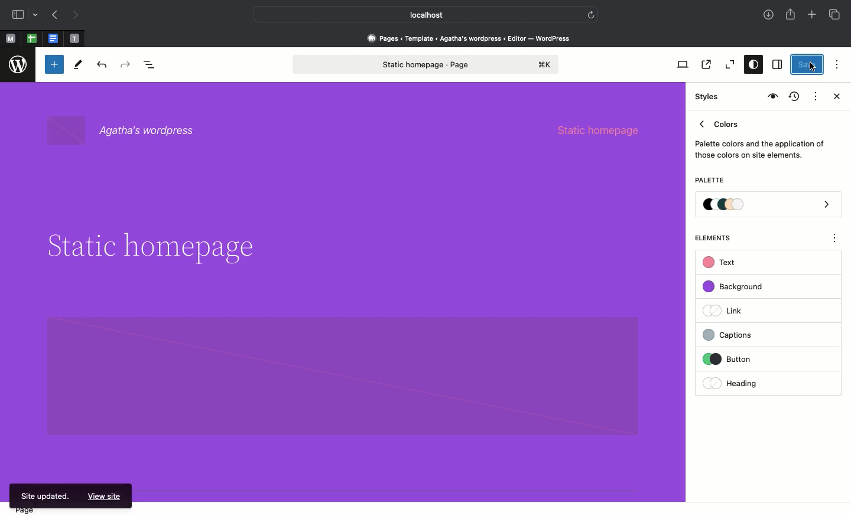 This screenshot has width=851, height=516. Describe the element at coordinates (54, 16) in the screenshot. I see `Previous page` at that location.